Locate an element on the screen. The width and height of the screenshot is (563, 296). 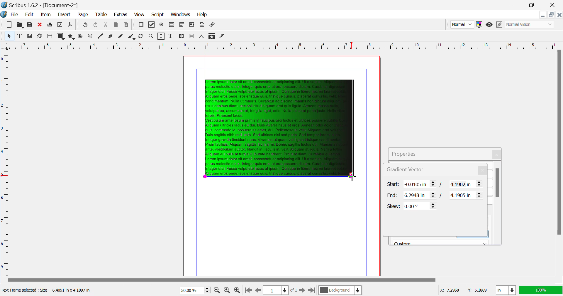
Print is located at coordinates (50, 25).